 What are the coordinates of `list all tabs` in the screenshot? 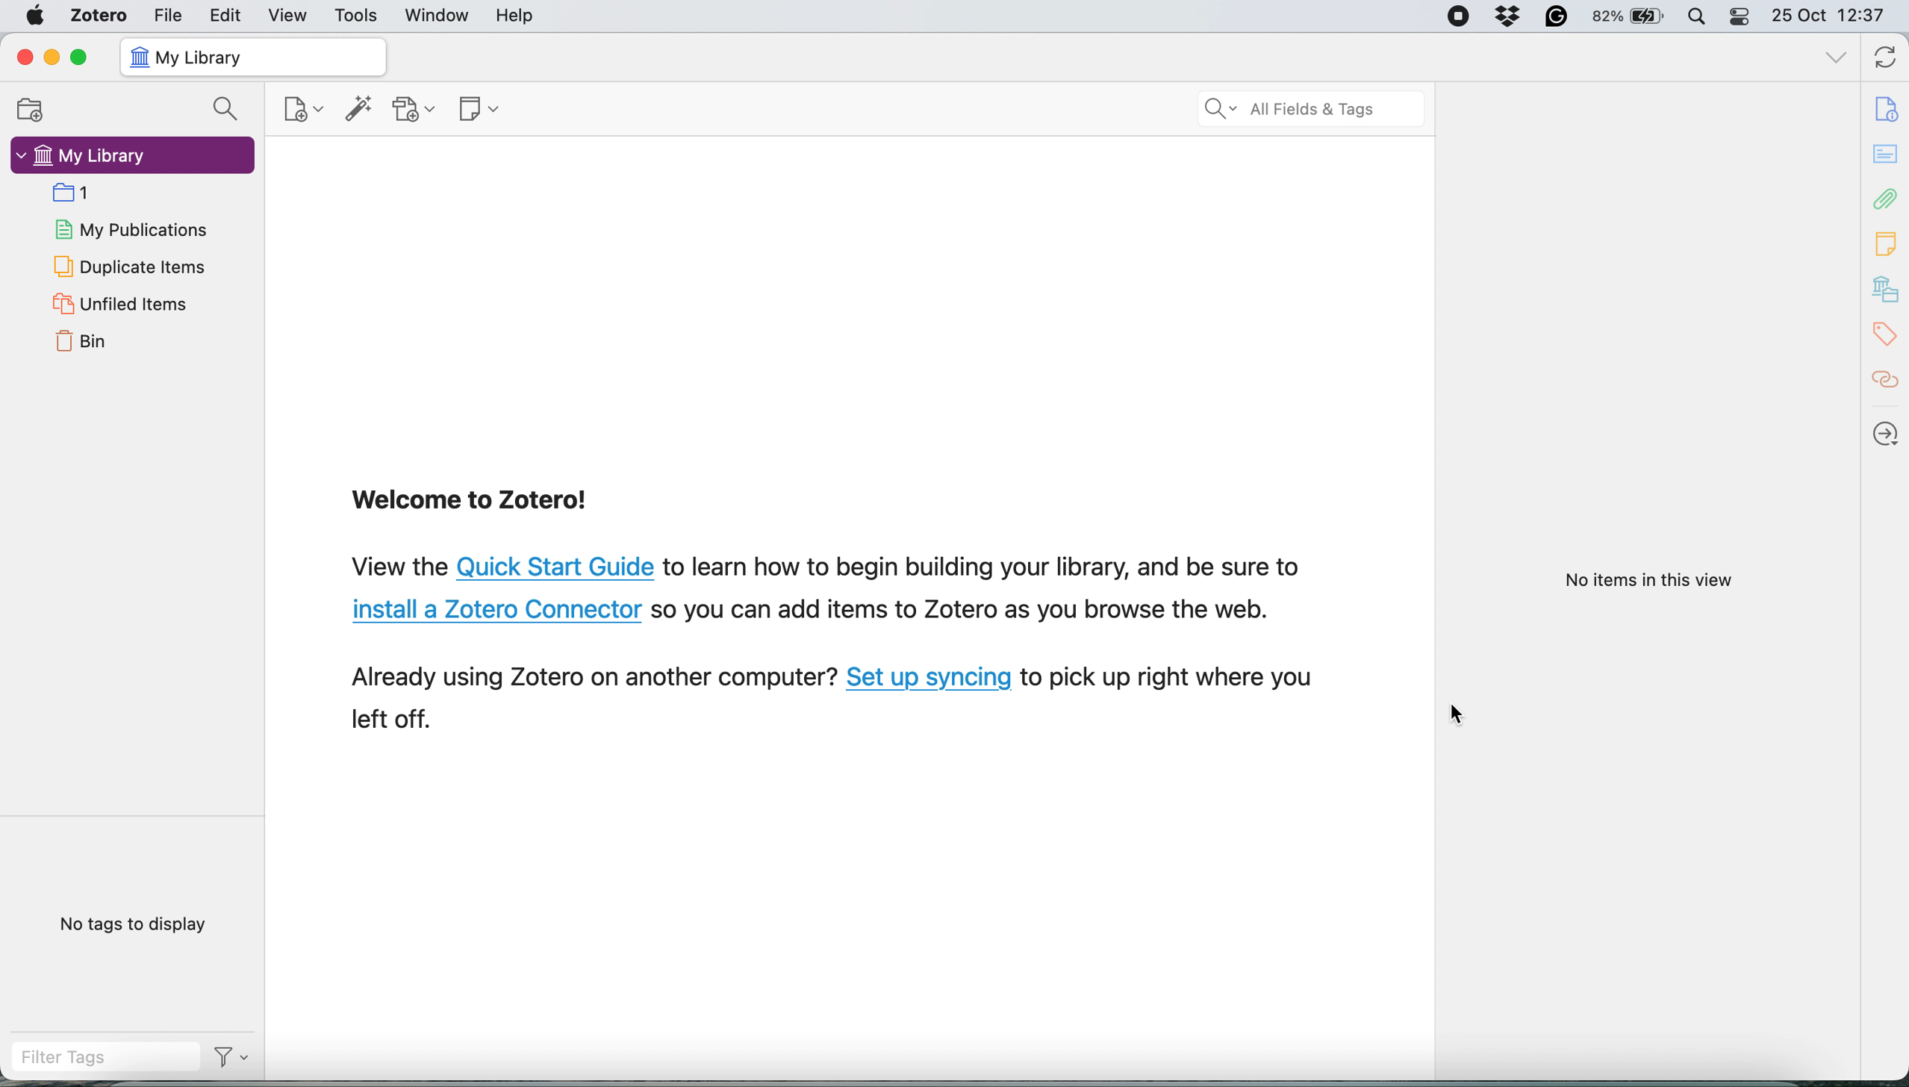 It's located at (1835, 57).